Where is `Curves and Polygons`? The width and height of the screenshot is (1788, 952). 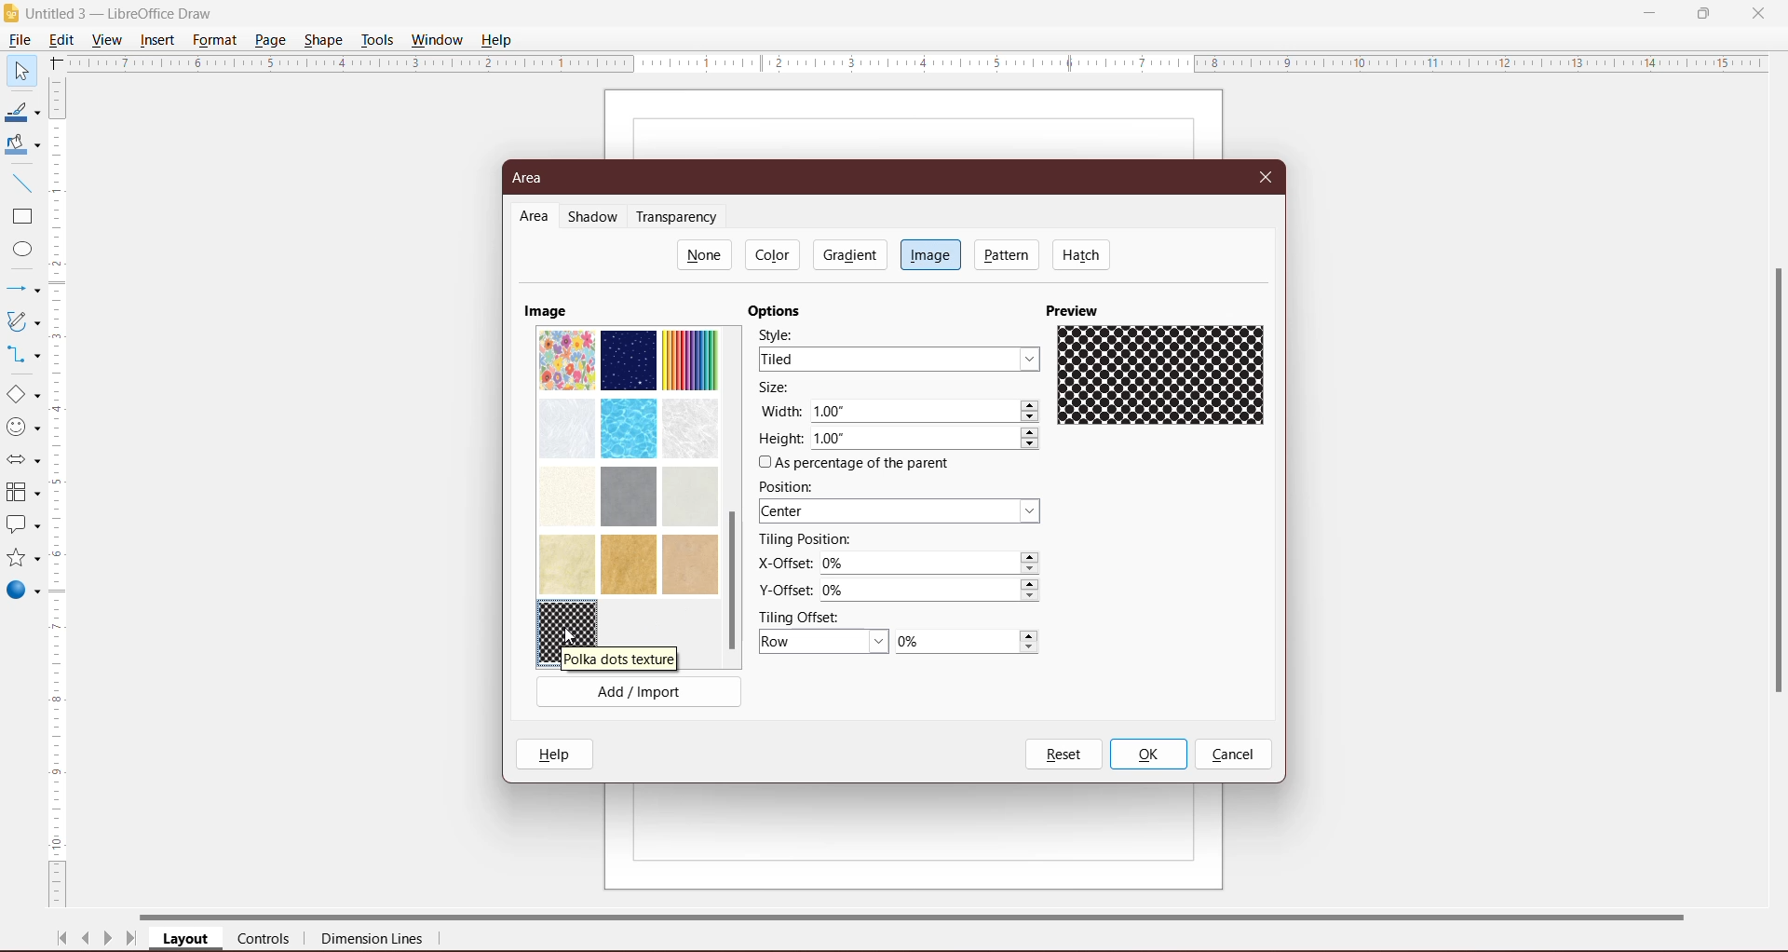
Curves and Polygons is located at coordinates (21, 320).